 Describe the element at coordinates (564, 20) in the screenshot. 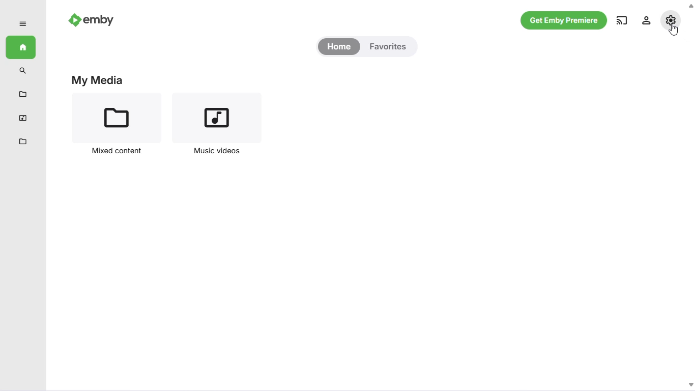

I see `get emby premiere` at that location.